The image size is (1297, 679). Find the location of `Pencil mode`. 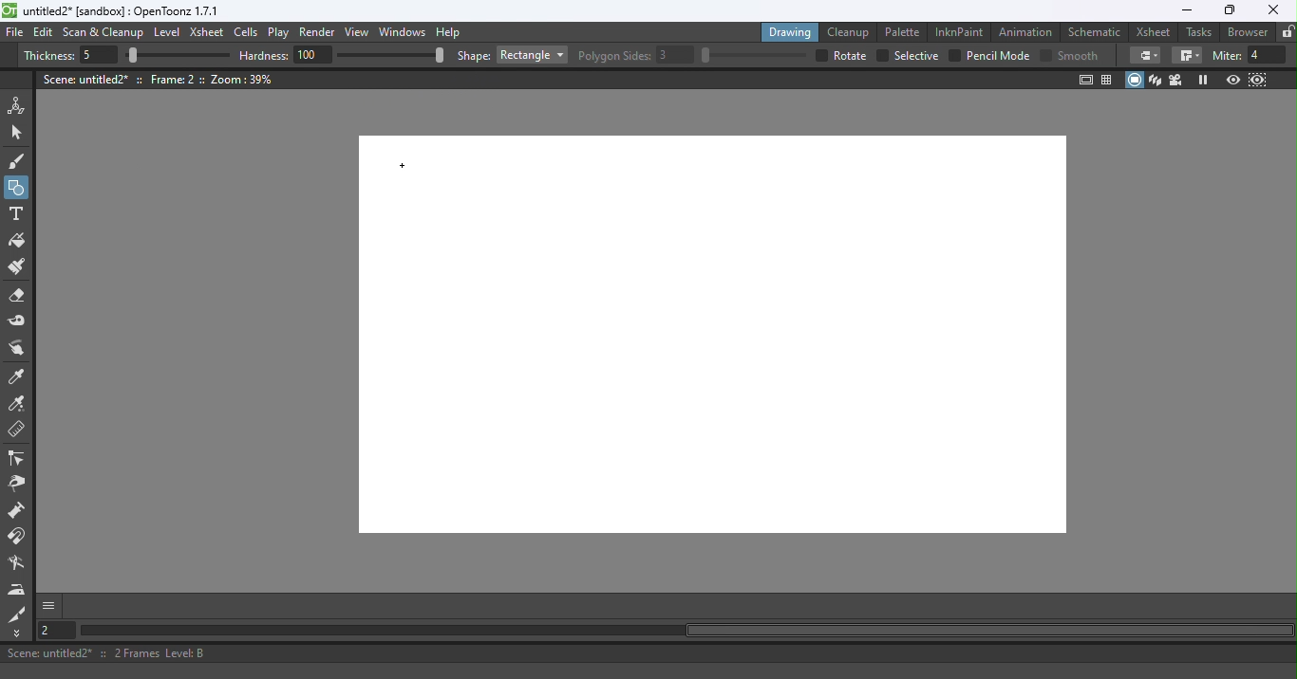

Pencil mode is located at coordinates (997, 56).